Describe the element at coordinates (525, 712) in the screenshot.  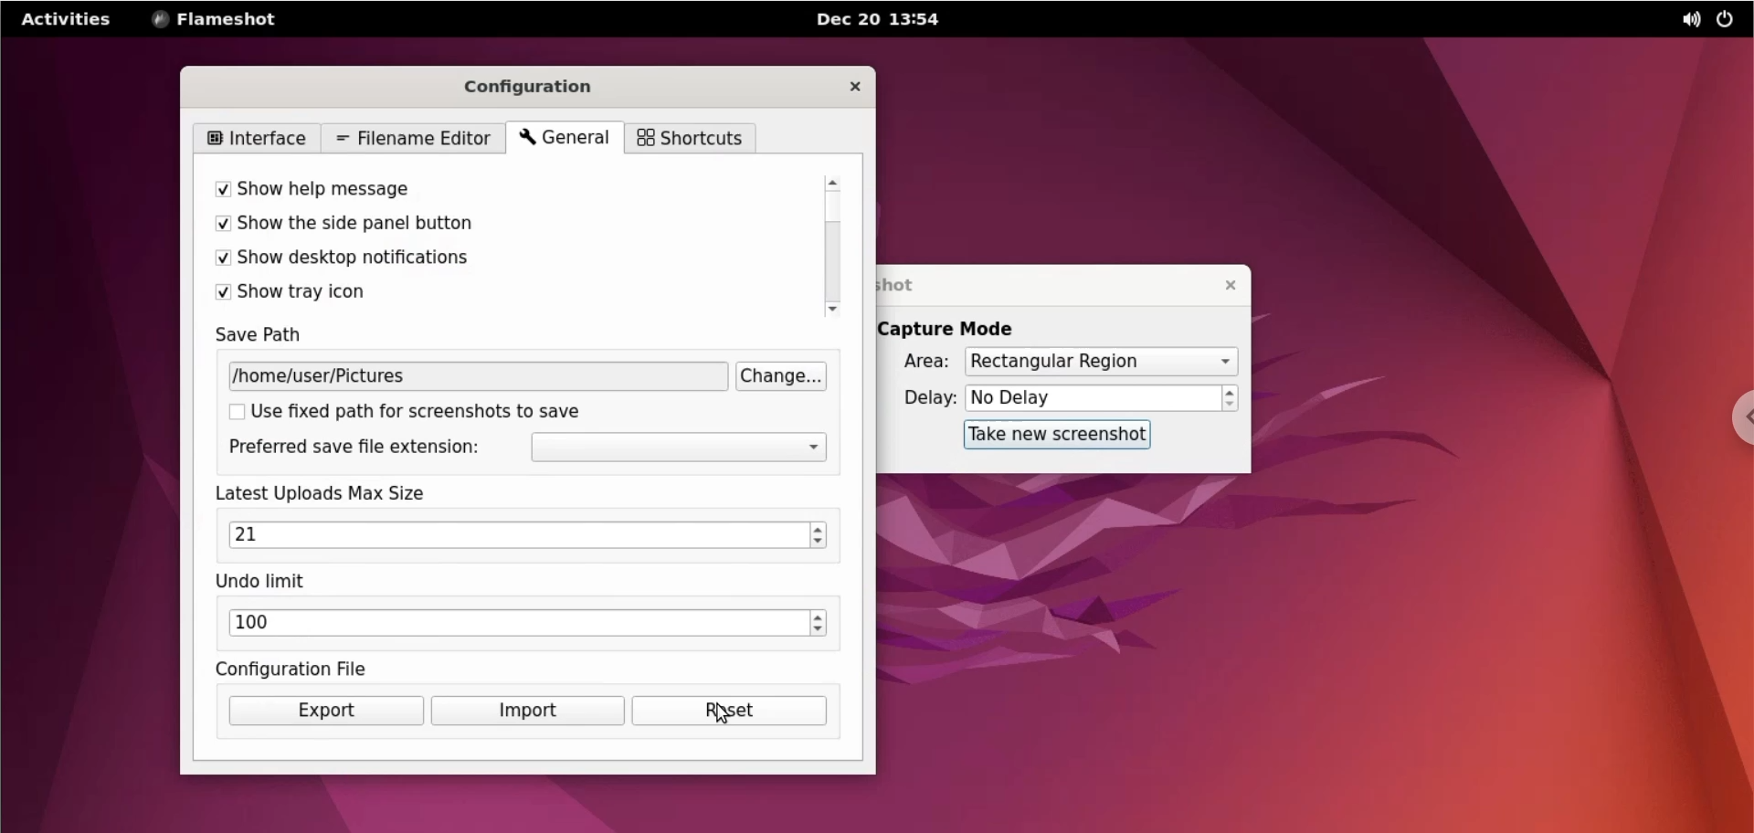
I see `import ` at that location.